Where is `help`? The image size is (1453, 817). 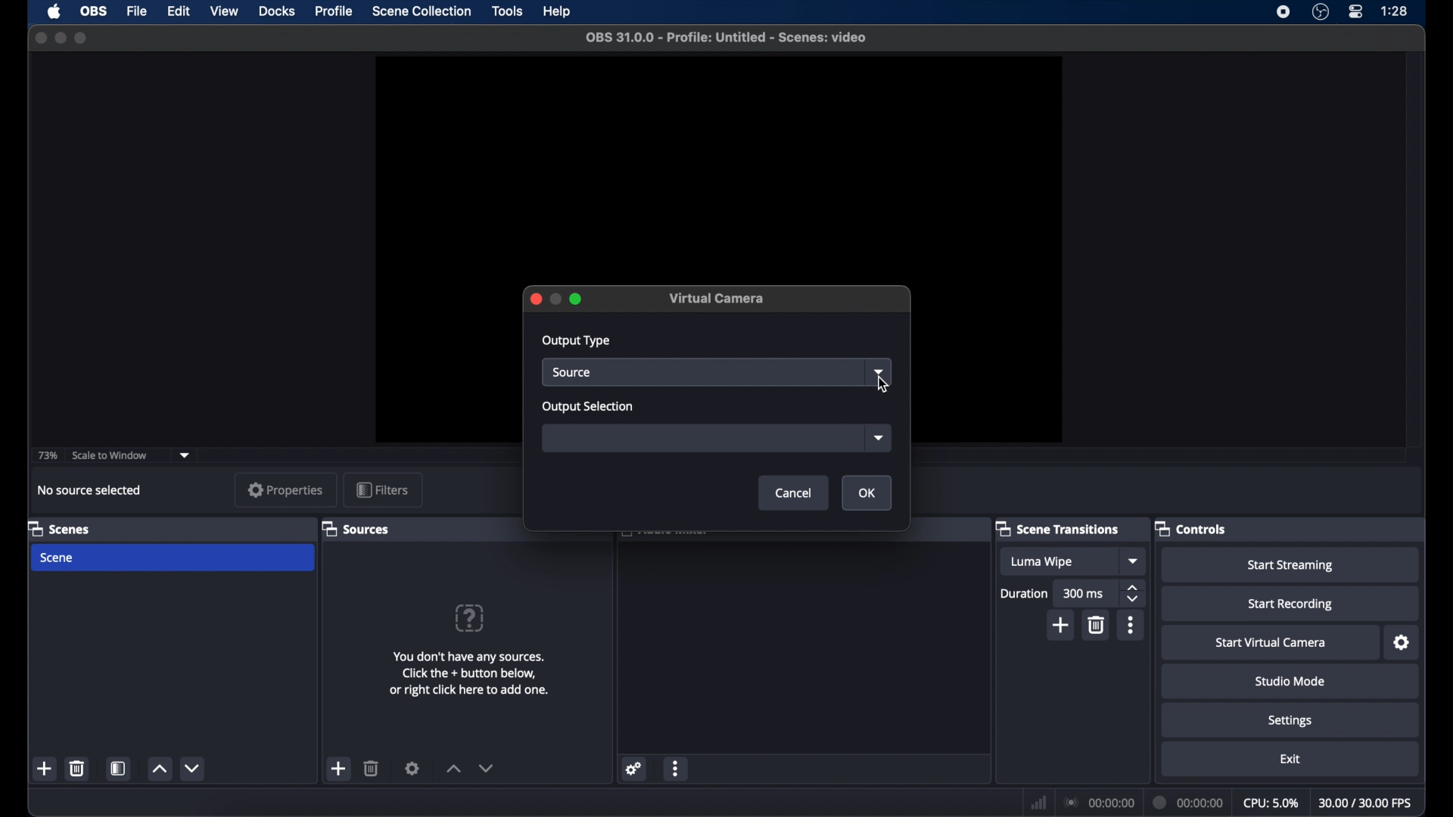 help is located at coordinates (558, 12).